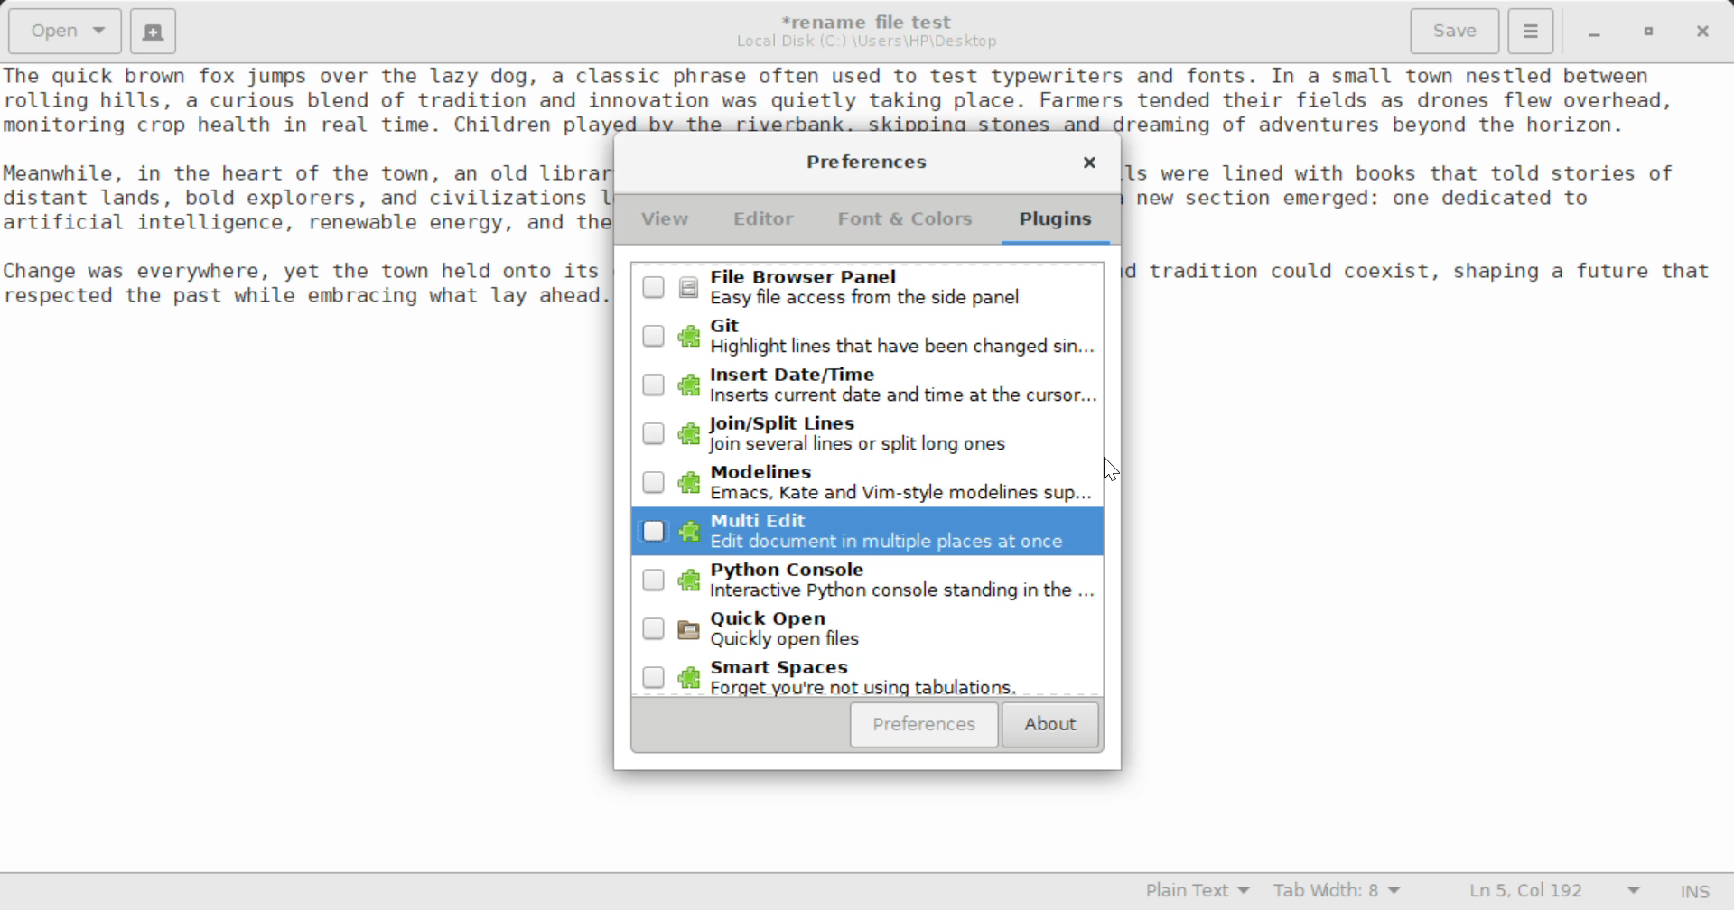 The height and width of the screenshot is (910, 1734). Describe the element at coordinates (862, 484) in the screenshot. I see `Modelines Plugin Unselected` at that location.